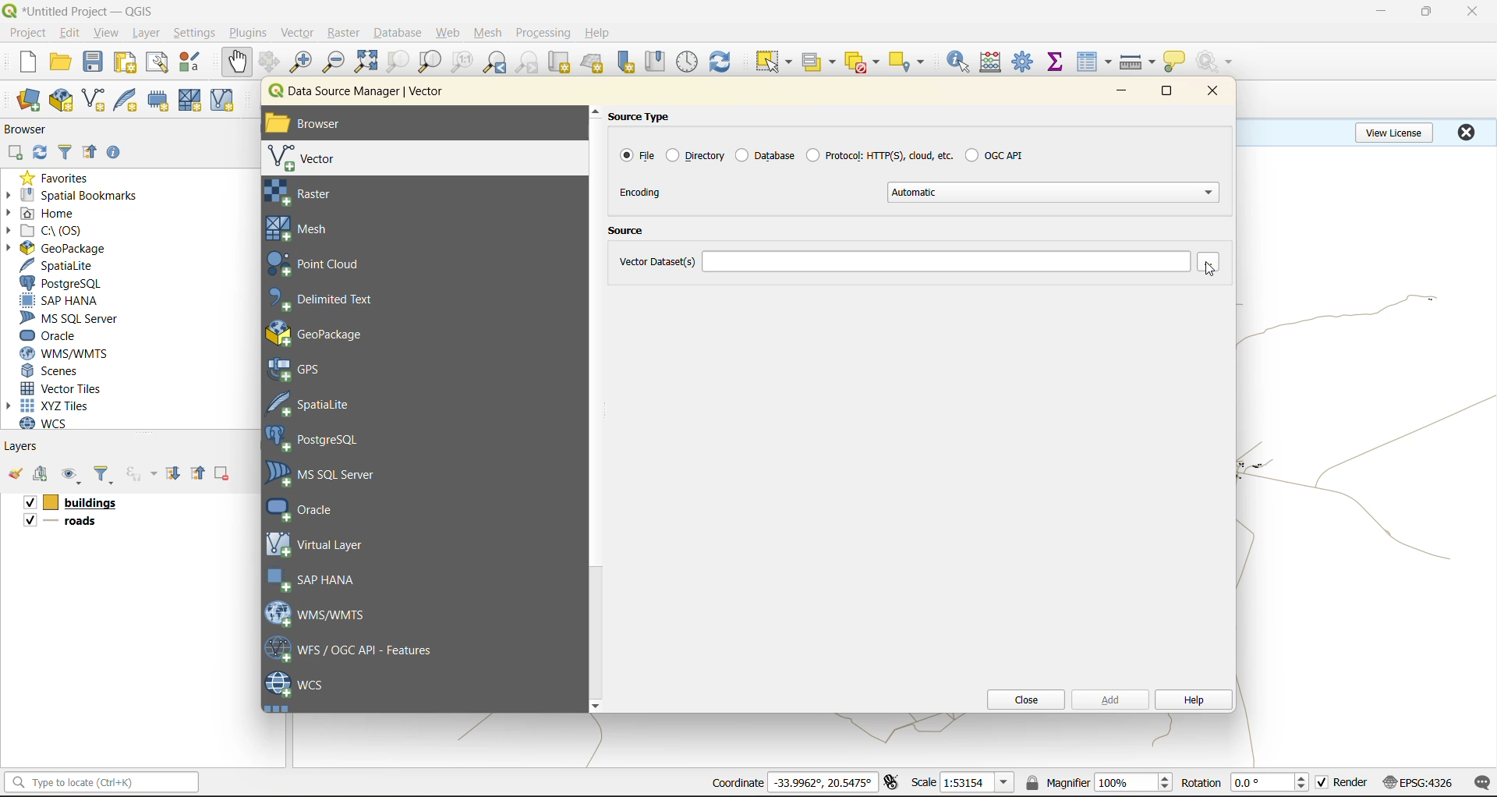  Describe the element at coordinates (976, 783) in the screenshot. I see `scale` at that location.